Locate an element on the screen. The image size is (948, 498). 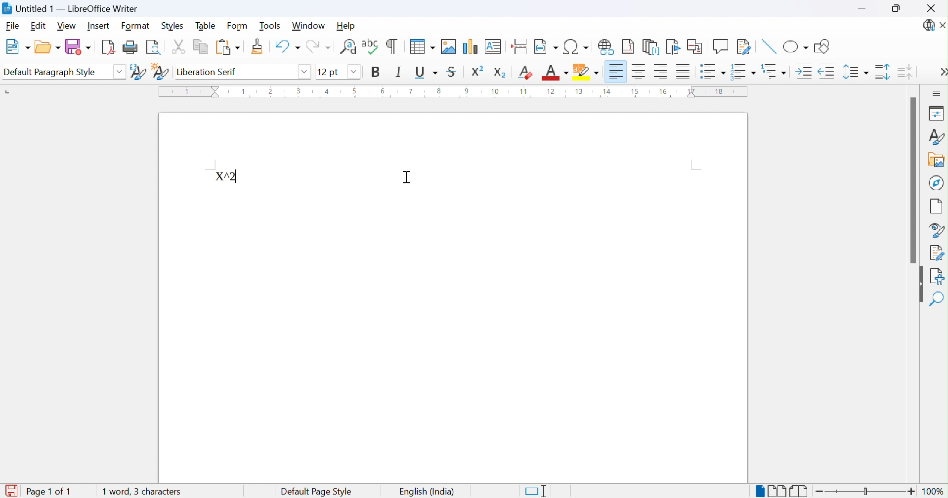
New is located at coordinates (17, 47).